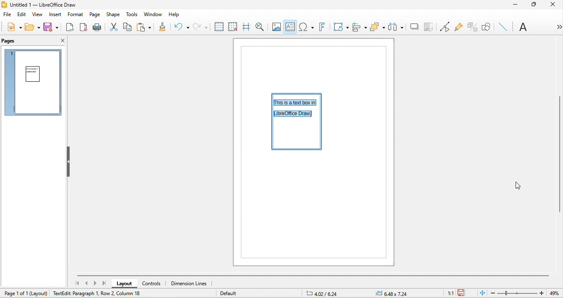 This screenshot has width=563, height=298. What do you see at coordinates (84, 28) in the screenshot?
I see `export directly as pdf` at bounding box center [84, 28].